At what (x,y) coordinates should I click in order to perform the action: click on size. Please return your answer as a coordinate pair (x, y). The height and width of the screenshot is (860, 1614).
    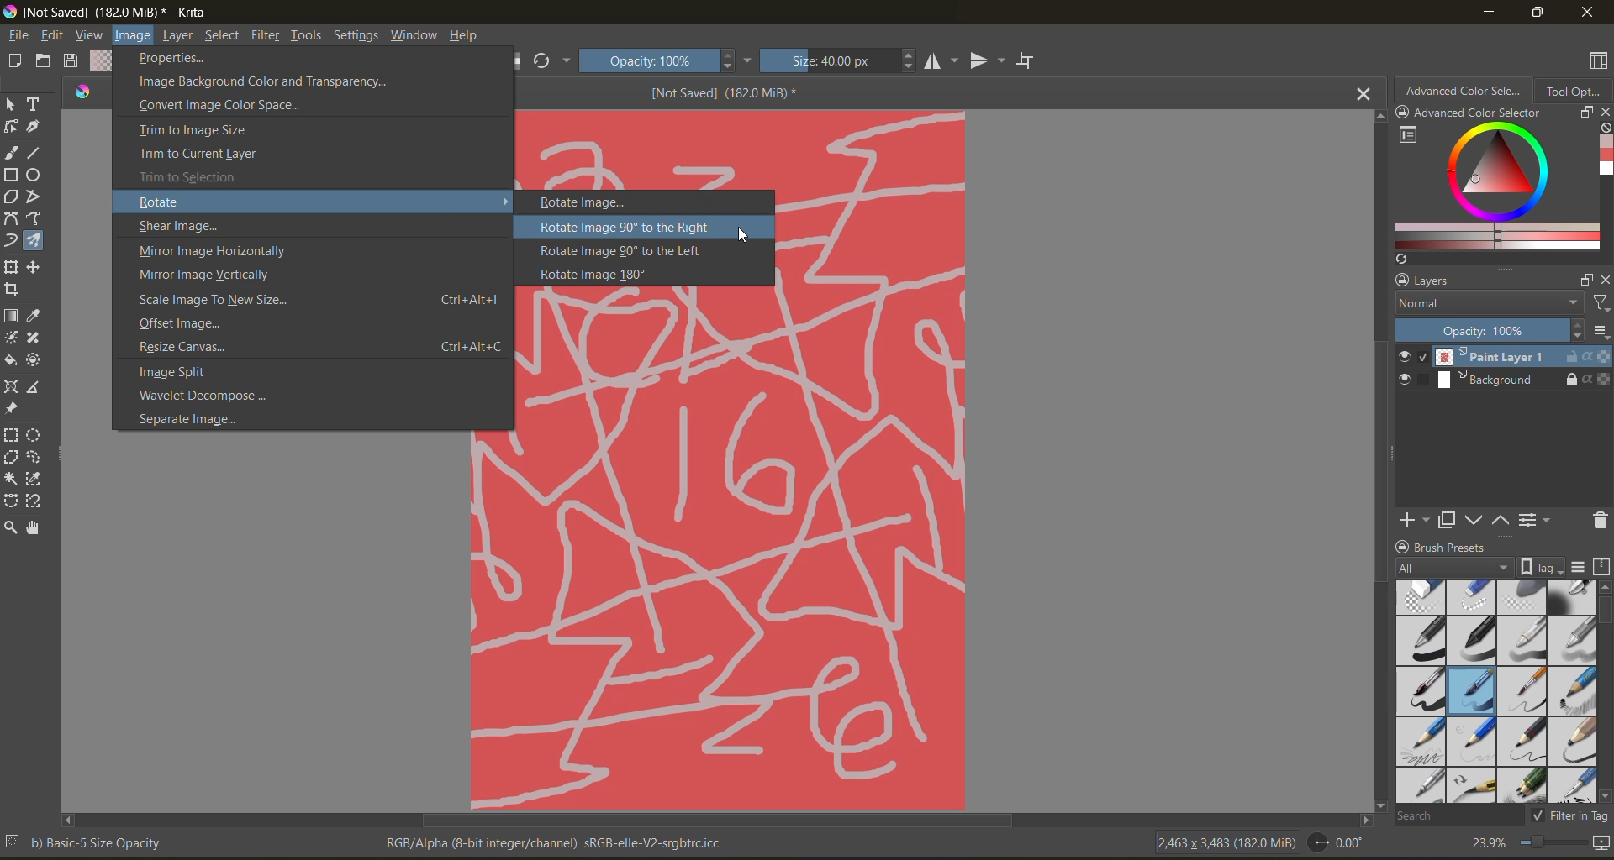
    Looking at the image, I should click on (845, 60).